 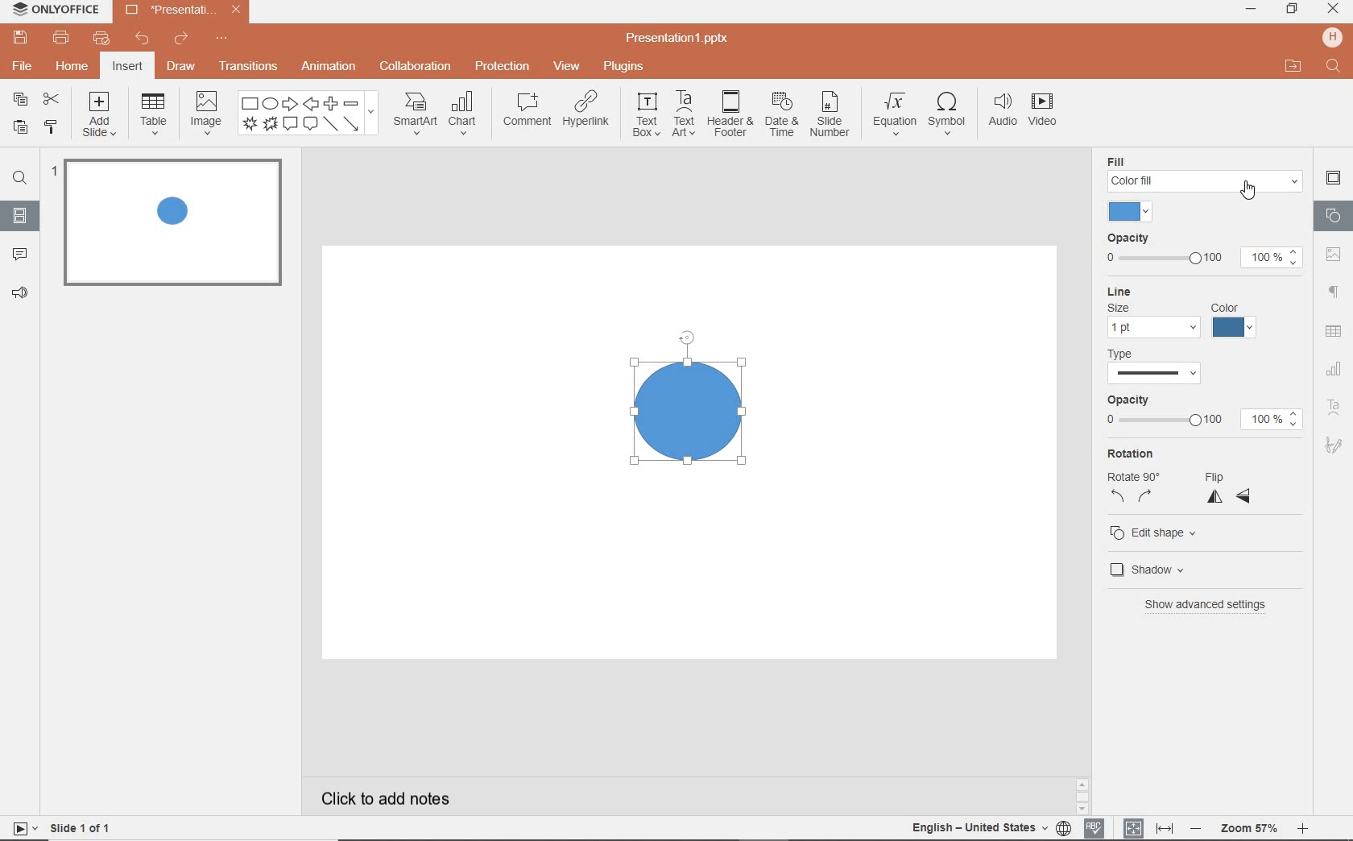 What do you see at coordinates (625, 68) in the screenshot?
I see `plugins` at bounding box center [625, 68].